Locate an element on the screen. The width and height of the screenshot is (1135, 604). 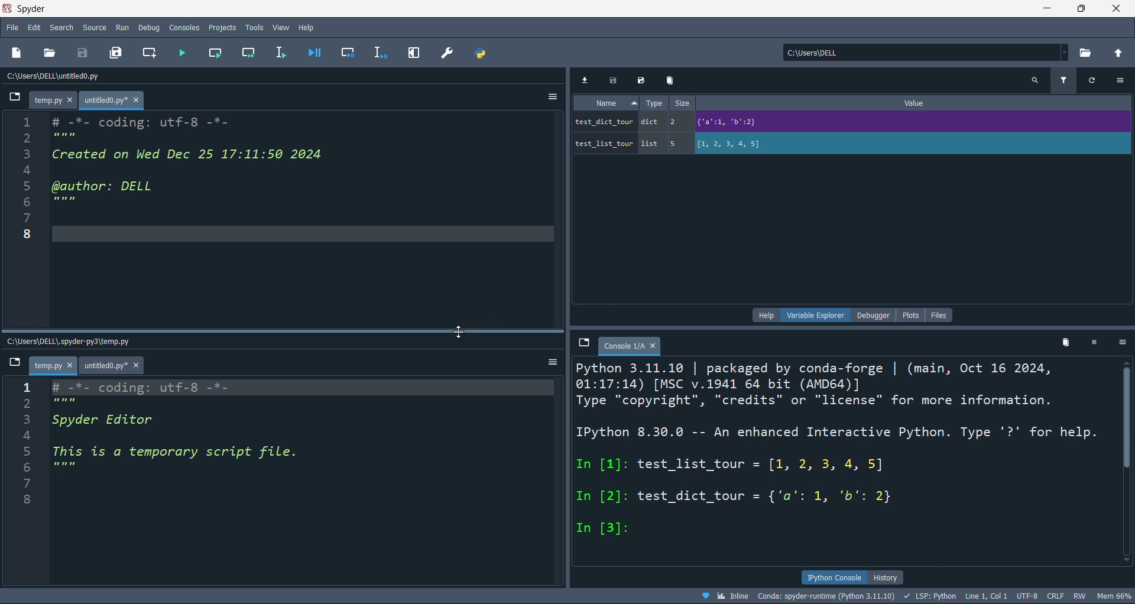
varable explorer is located at coordinates (812, 316).